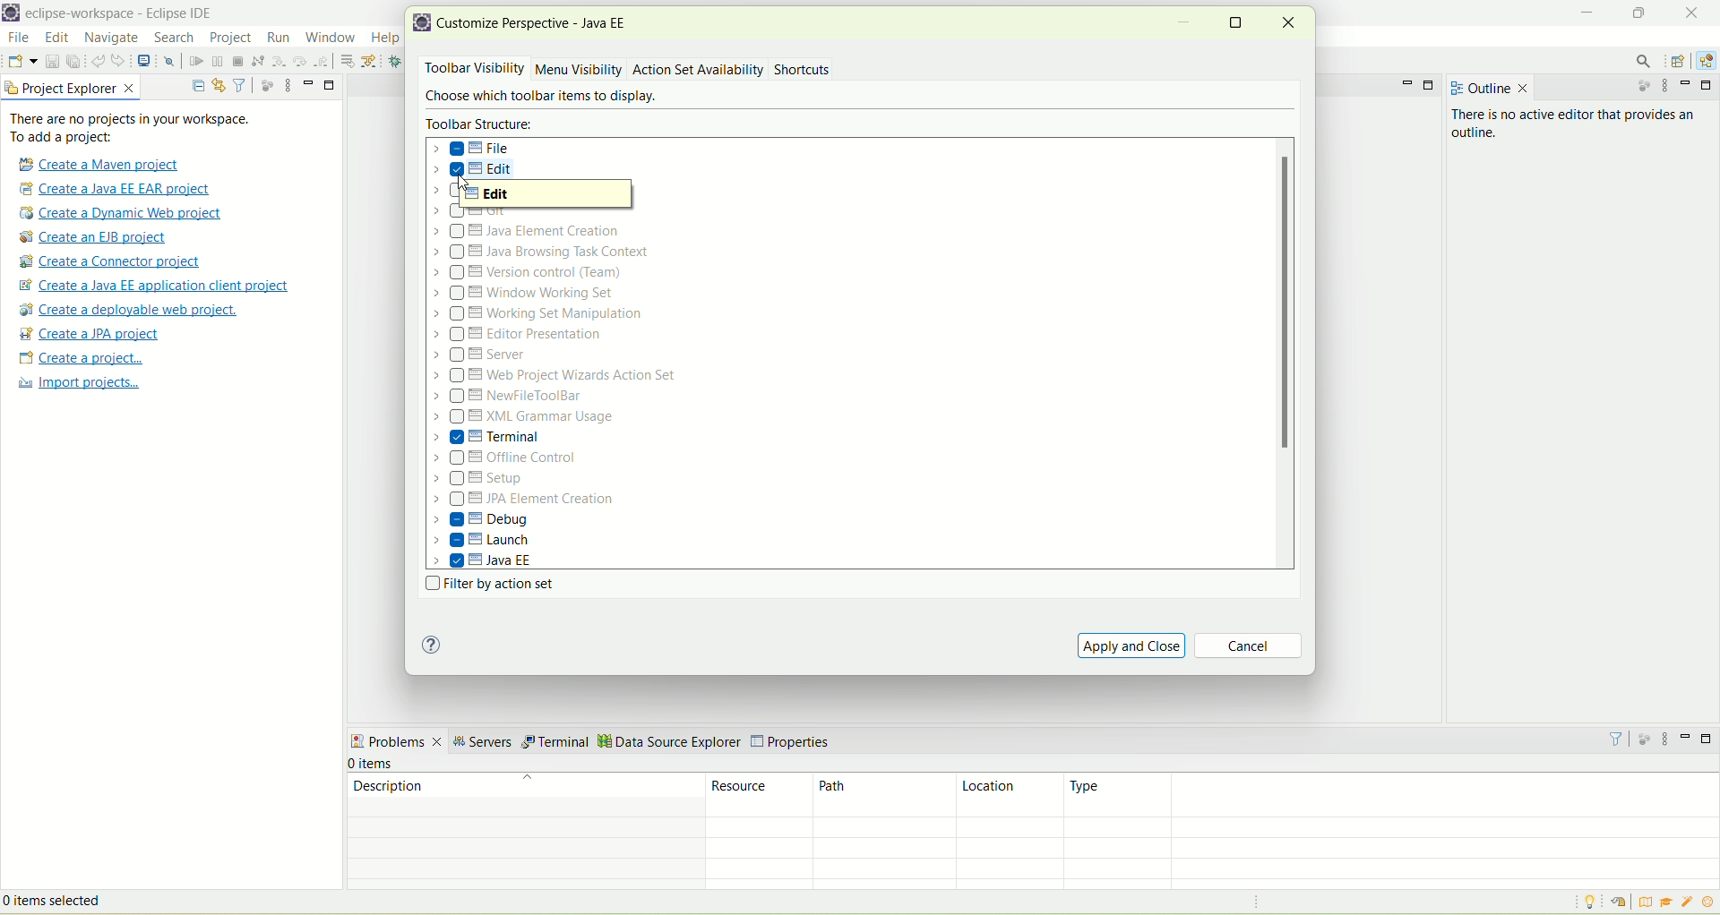 This screenshot has height=915, width=1720. Describe the element at coordinates (538, 23) in the screenshot. I see `customize perspective-Java EE` at that location.